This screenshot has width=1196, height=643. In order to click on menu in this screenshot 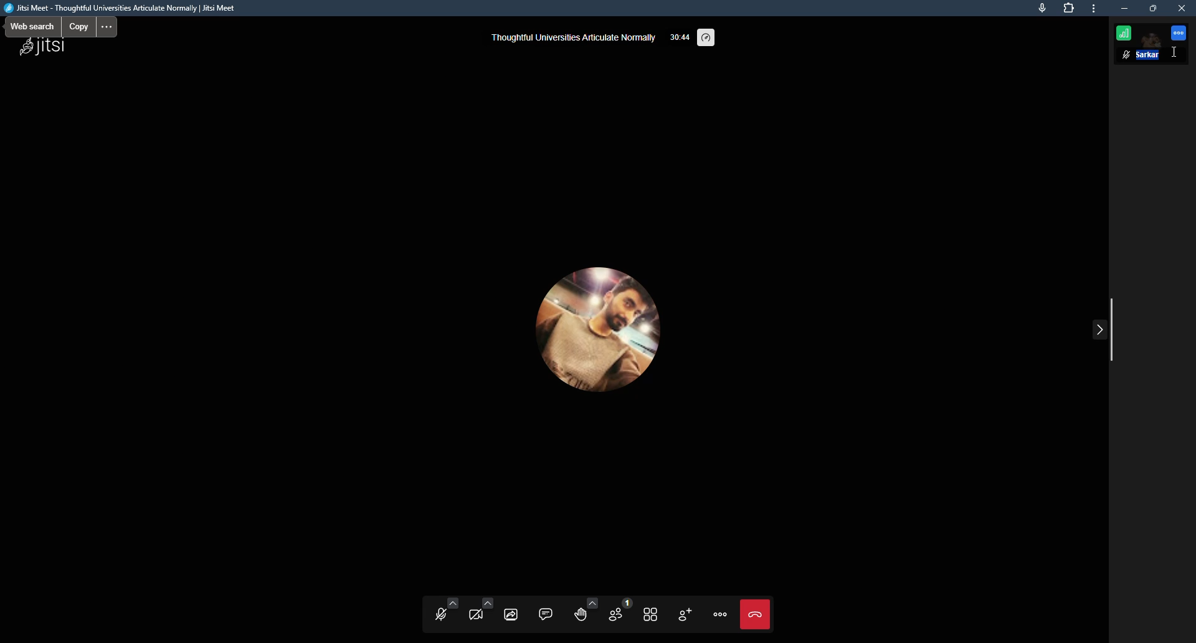, I will do `click(109, 29)`.